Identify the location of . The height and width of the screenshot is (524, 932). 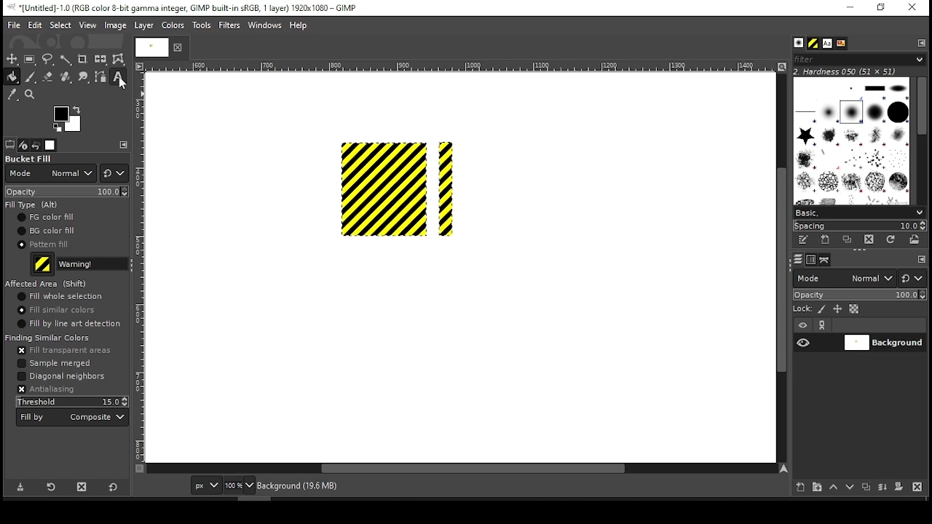
(149, 47).